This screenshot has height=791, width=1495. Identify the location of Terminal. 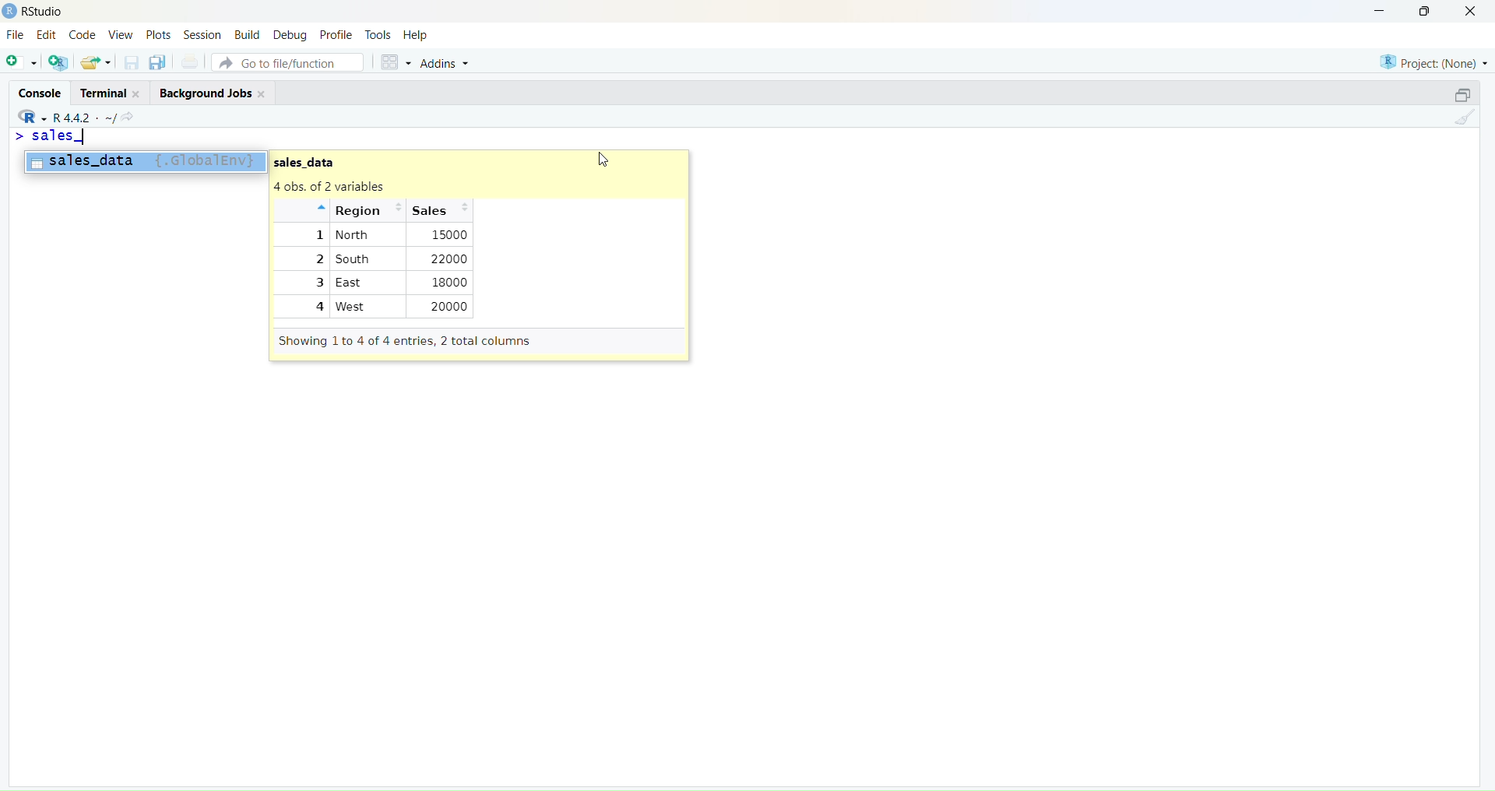
(107, 92).